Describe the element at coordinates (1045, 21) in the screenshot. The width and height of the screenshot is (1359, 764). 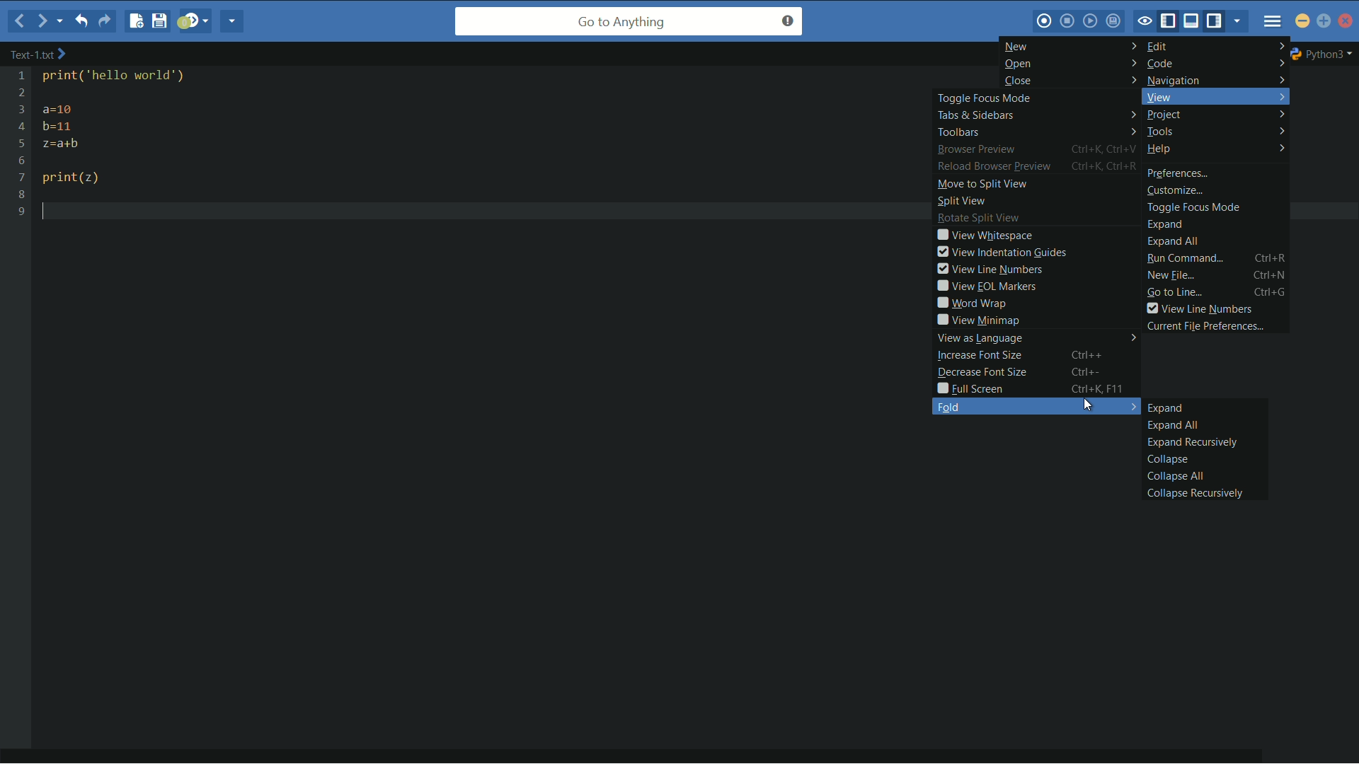
I see `record macro` at that location.